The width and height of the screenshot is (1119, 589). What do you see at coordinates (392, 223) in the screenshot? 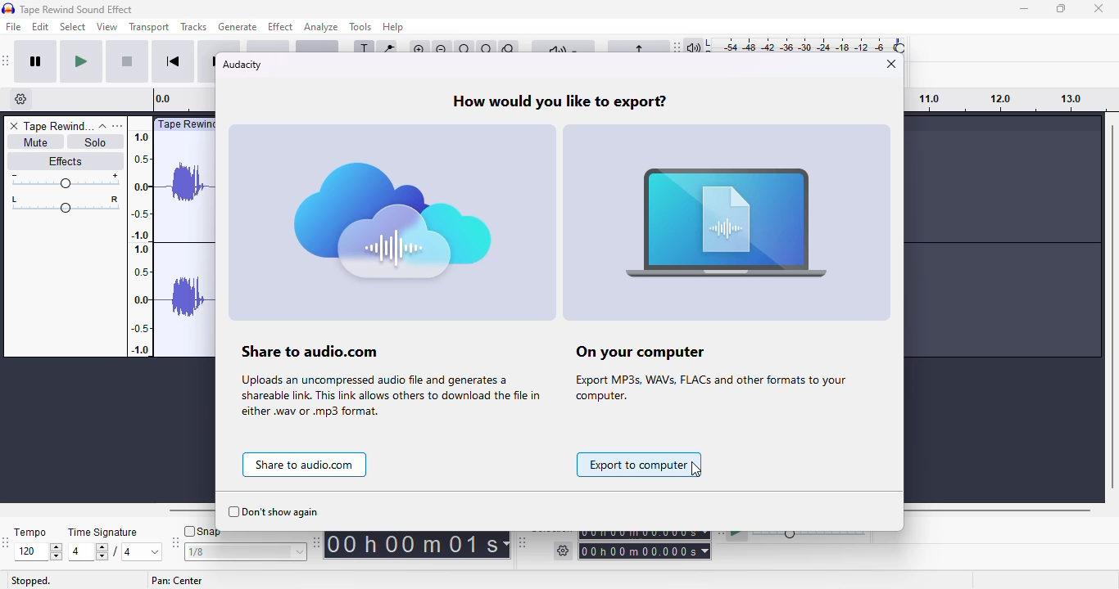
I see `Image` at bounding box center [392, 223].